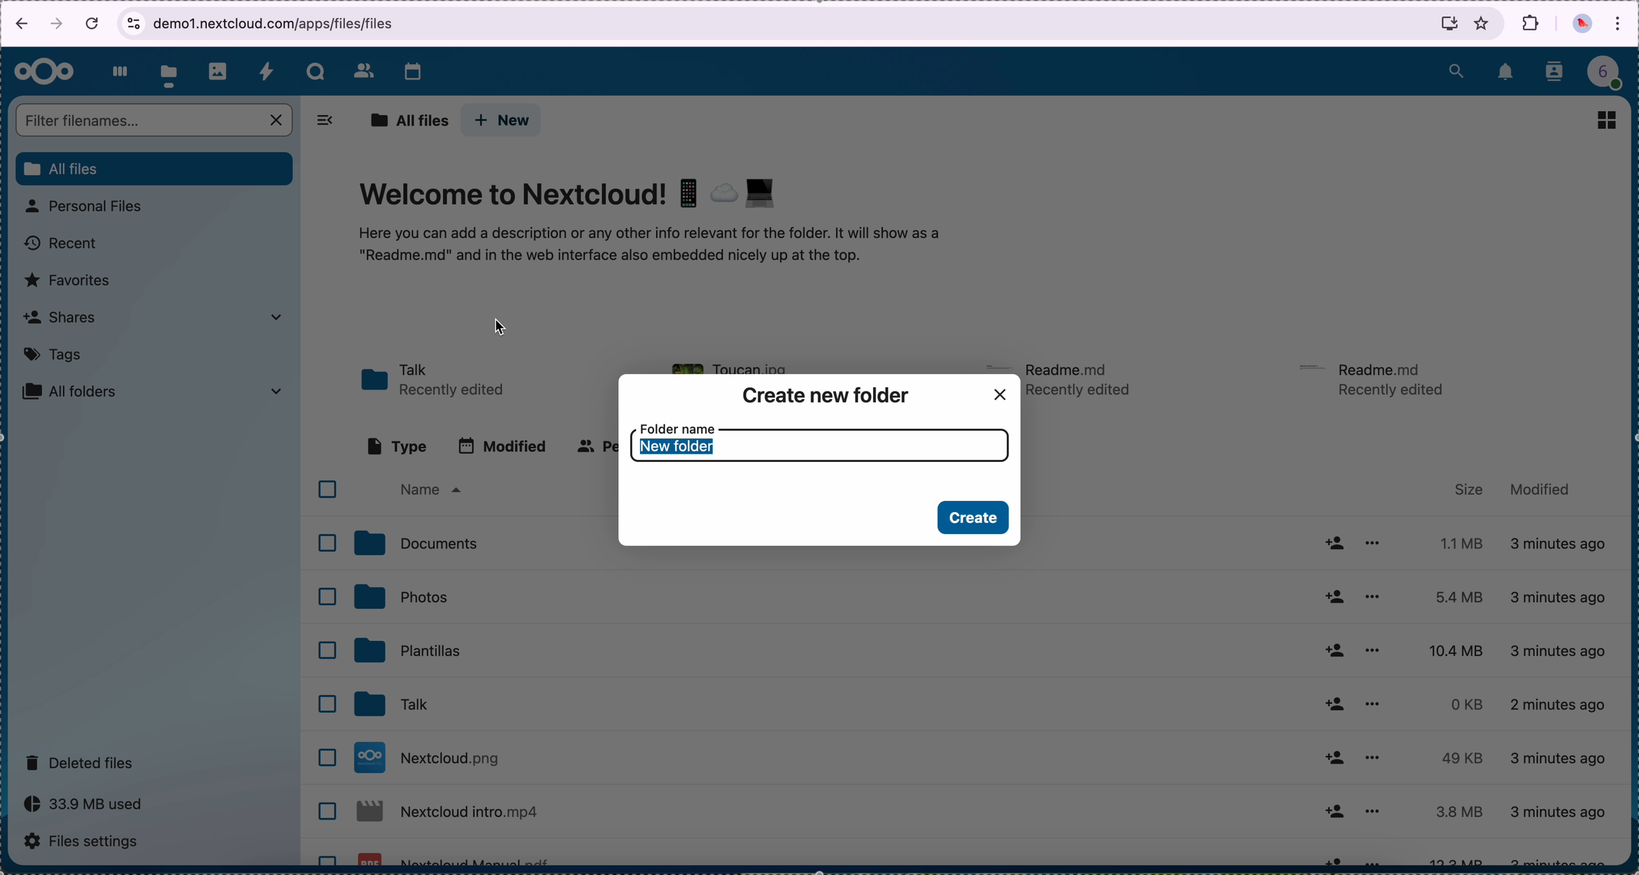 This screenshot has height=875, width=1639. What do you see at coordinates (400, 596) in the screenshot?
I see `photos` at bounding box center [400, 596].